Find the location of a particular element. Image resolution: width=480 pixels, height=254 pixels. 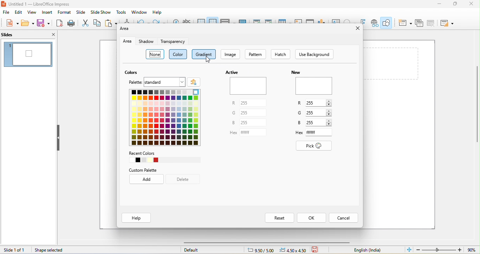

tools is located at coordinates (122, 12).